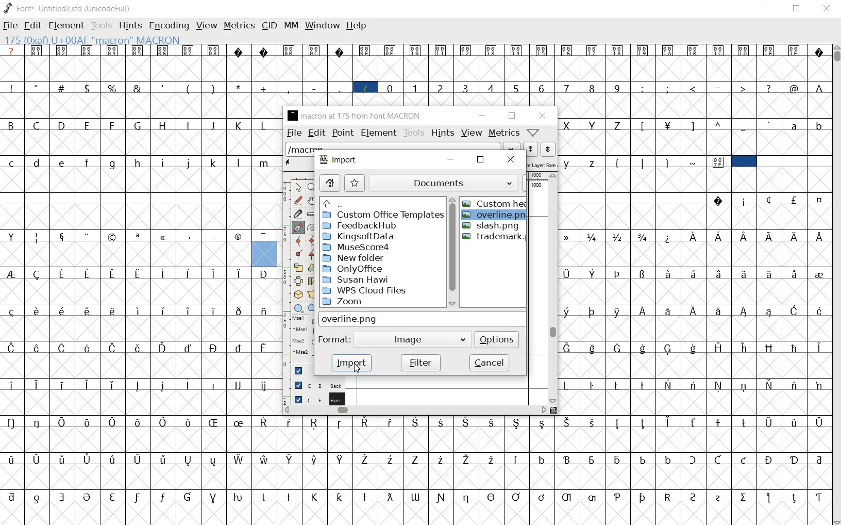 The width and height of the screenshot is (841, 525). What do you see at coordinates (169, 26) in the screenshot?
I see `encoding` at bounding box center [169, 26].